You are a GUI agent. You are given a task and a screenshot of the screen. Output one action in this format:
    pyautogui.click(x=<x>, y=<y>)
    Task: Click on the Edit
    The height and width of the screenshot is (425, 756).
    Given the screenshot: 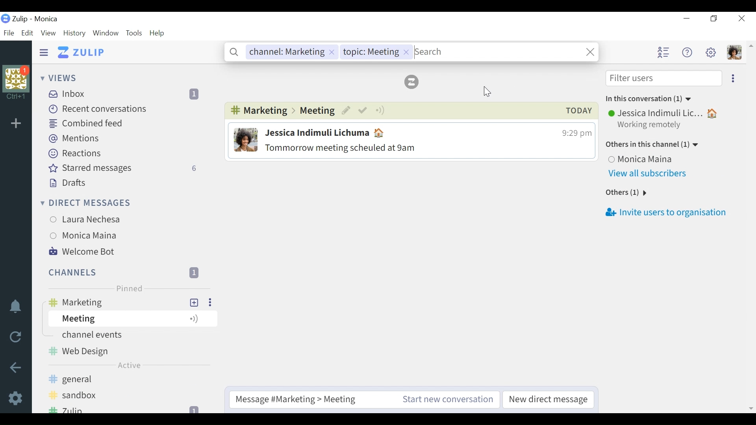 What is the action you would take?
    pyautogui.click(x=29, y=34)
    